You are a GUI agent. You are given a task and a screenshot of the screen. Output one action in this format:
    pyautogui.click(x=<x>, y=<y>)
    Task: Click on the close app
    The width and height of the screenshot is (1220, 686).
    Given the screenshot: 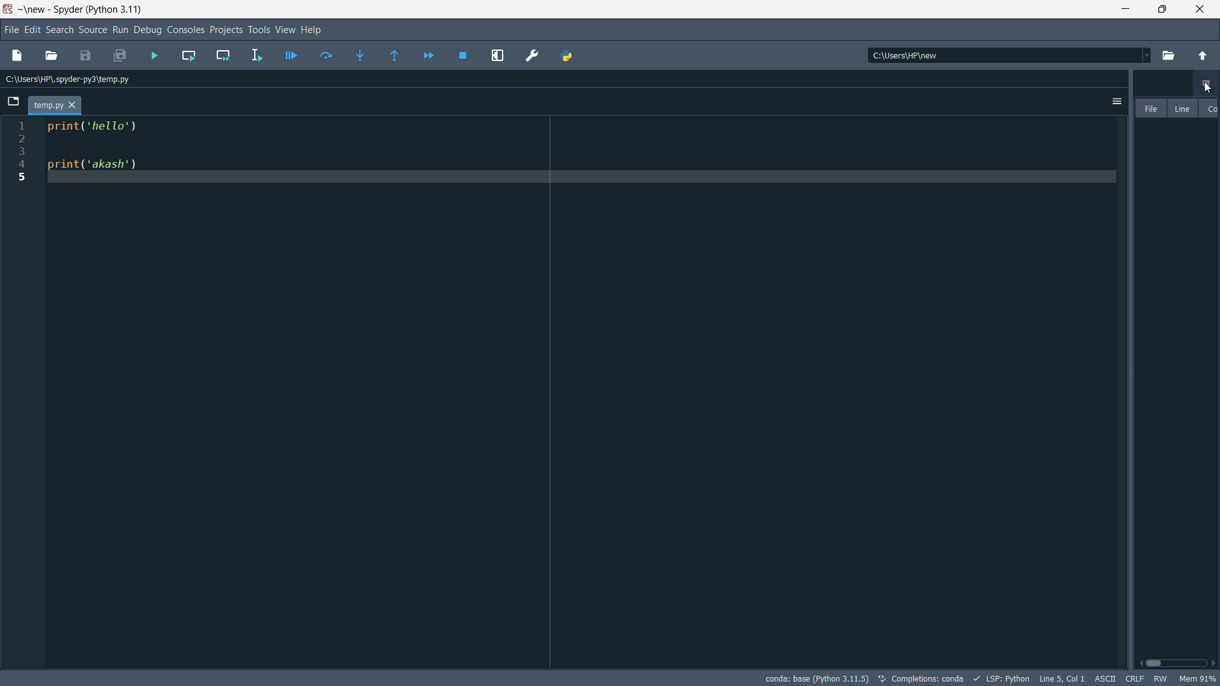 What is the action you would take?
    pyautogui.click(x=1200, y=10)
    